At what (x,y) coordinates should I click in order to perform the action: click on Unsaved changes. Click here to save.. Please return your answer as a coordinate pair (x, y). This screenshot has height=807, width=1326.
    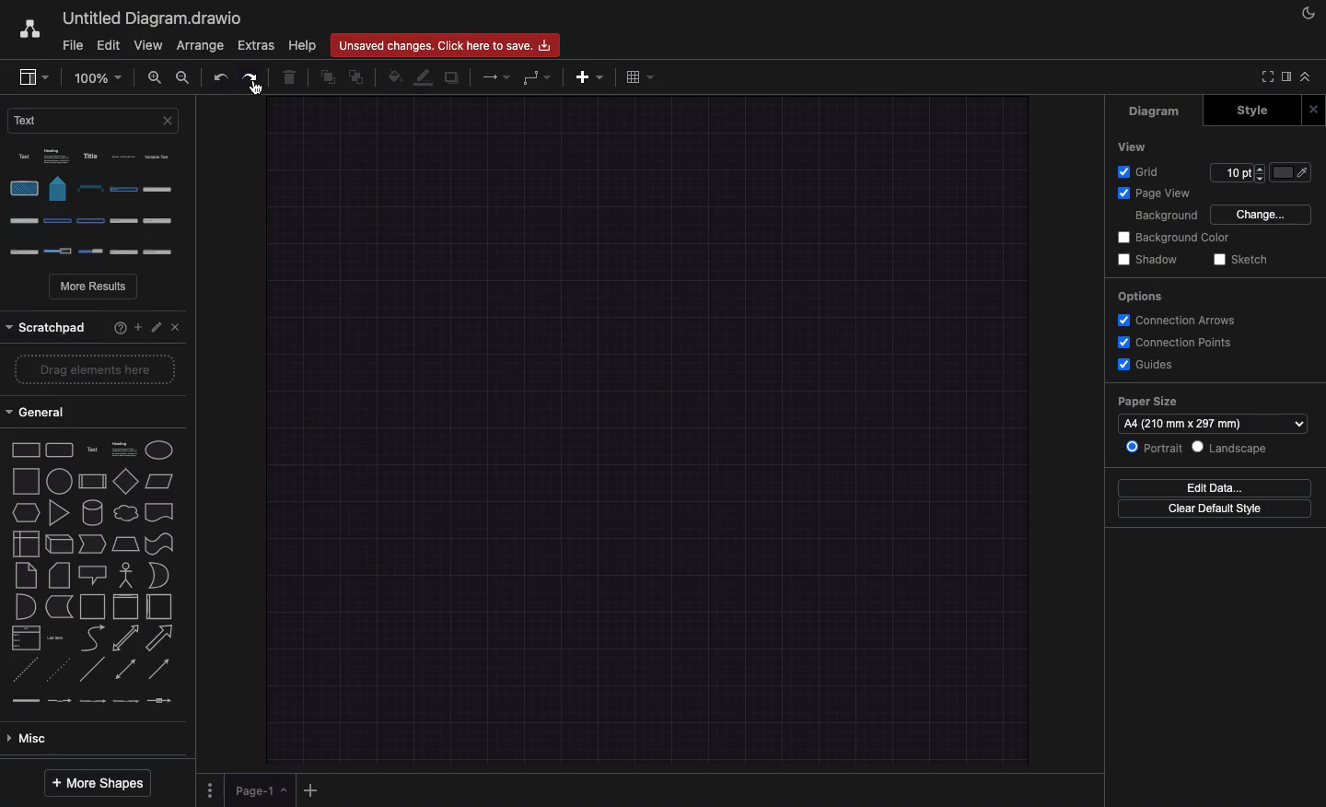
    Looking at the image, I should click on (447, 42).